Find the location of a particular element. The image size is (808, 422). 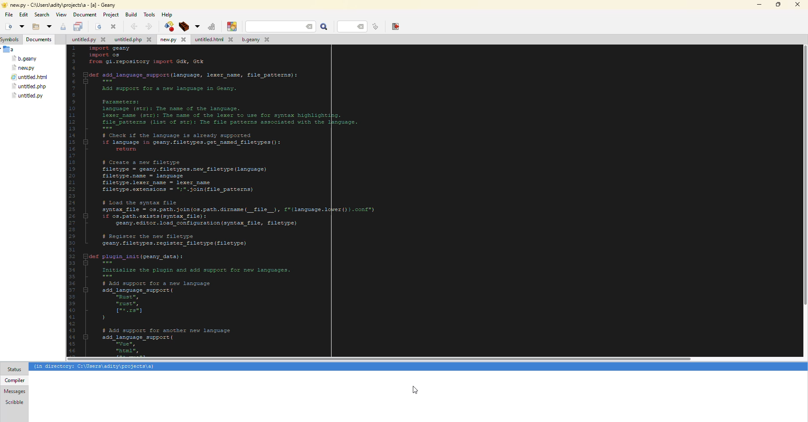

help is located at coordinates (167, 14).